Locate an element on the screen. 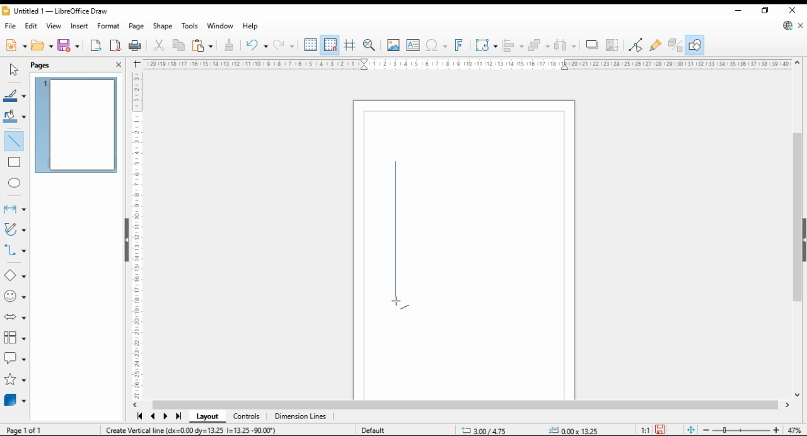 This screenshot has height=436, width=807. format is located at coordinates (108, 25).